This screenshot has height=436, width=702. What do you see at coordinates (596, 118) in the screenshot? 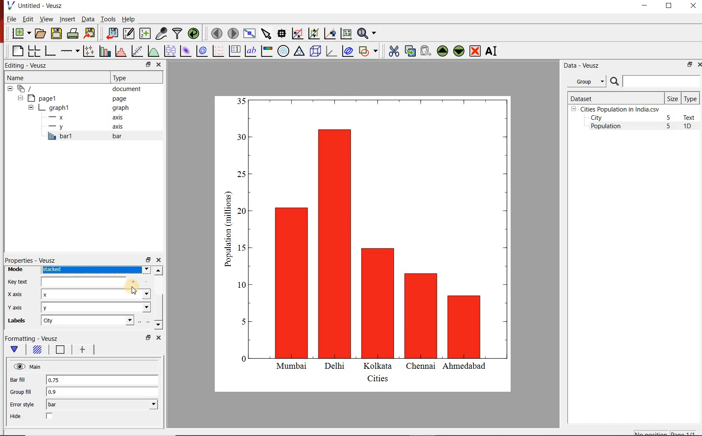
I see `City` at bounding box center [596, 118].